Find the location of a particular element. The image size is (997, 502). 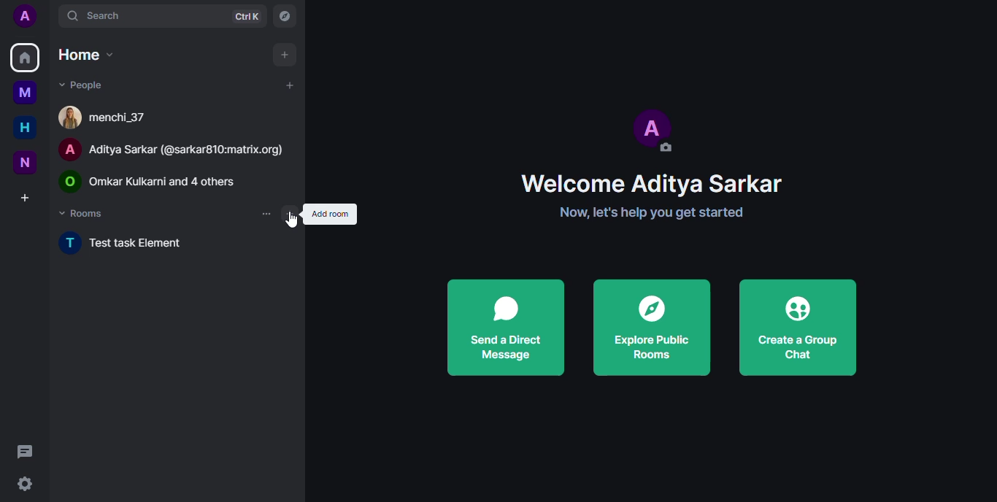

A Aditya Sarkar (@sarkar810:matrix.org) is located at coordinates (174, 148).